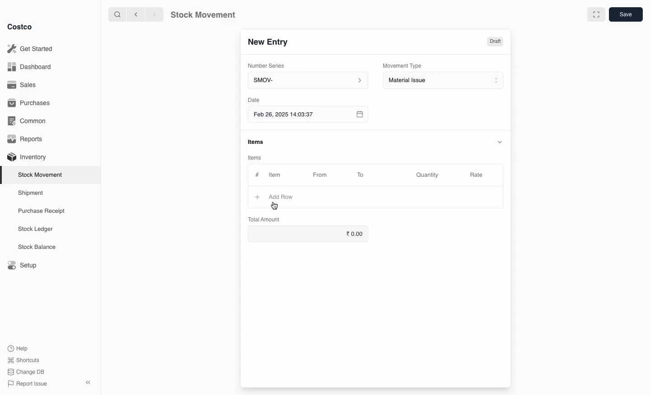  Describe the element at coordinates (277, 206) in the screenshot. I see `Cursor` at that location.